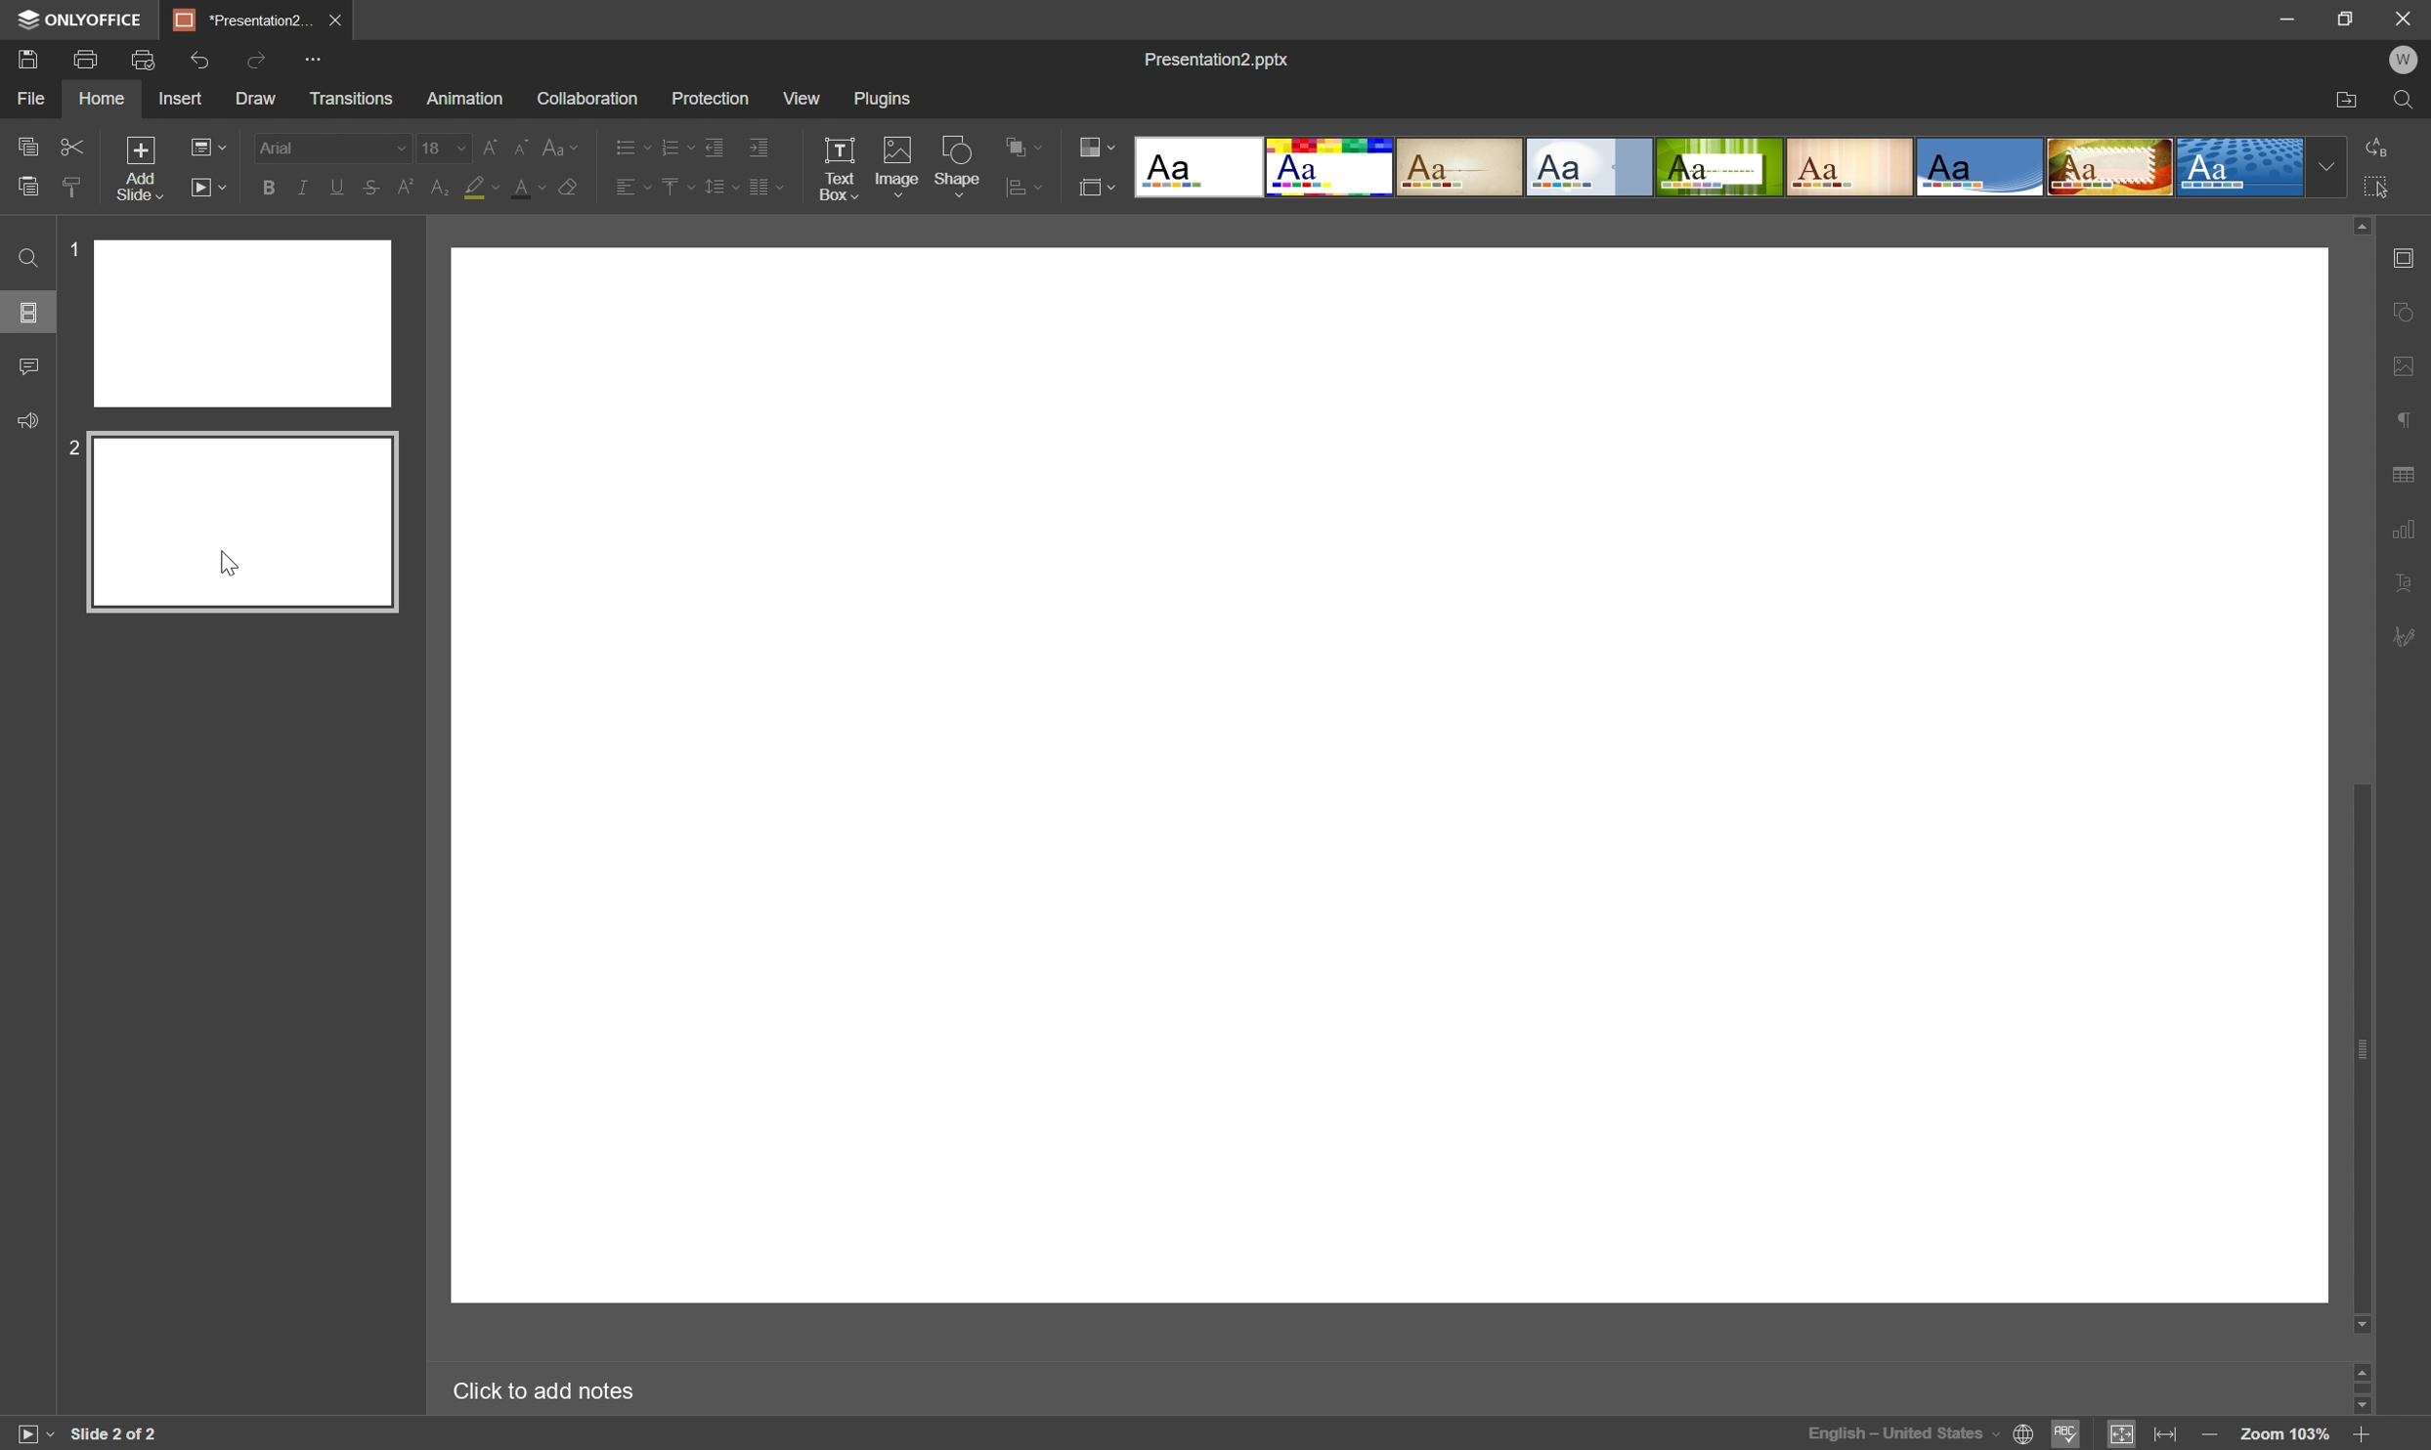 The width and height of the screenshot is (2431, 1450). Describe the element at coordinates (2123, 1432) in the screenshot. I see `Fit to slide` at that location.